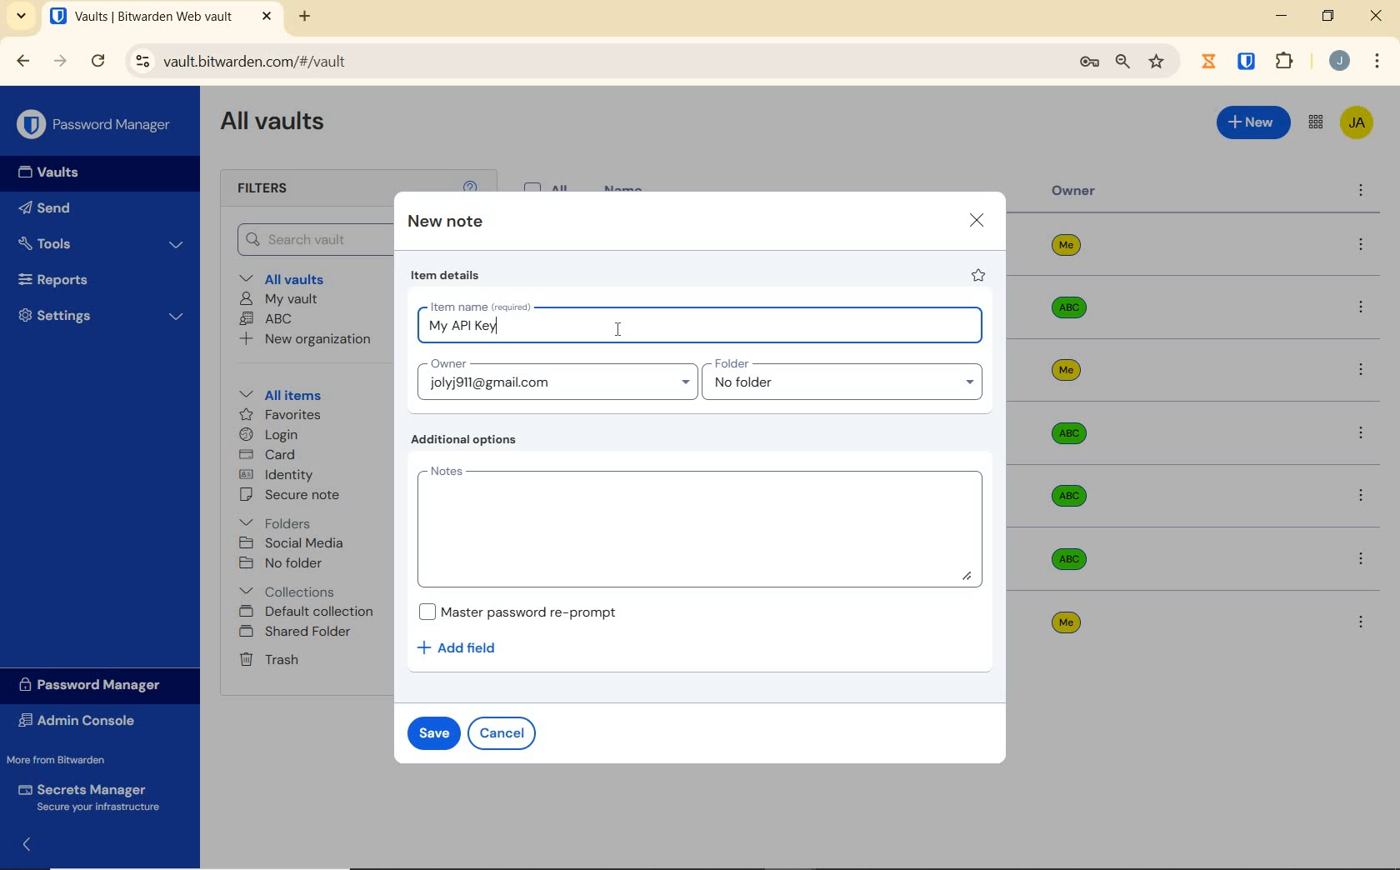  Describe the element at coordinates (267, 17) in the screenshot. I see `CLOSE` at that location.